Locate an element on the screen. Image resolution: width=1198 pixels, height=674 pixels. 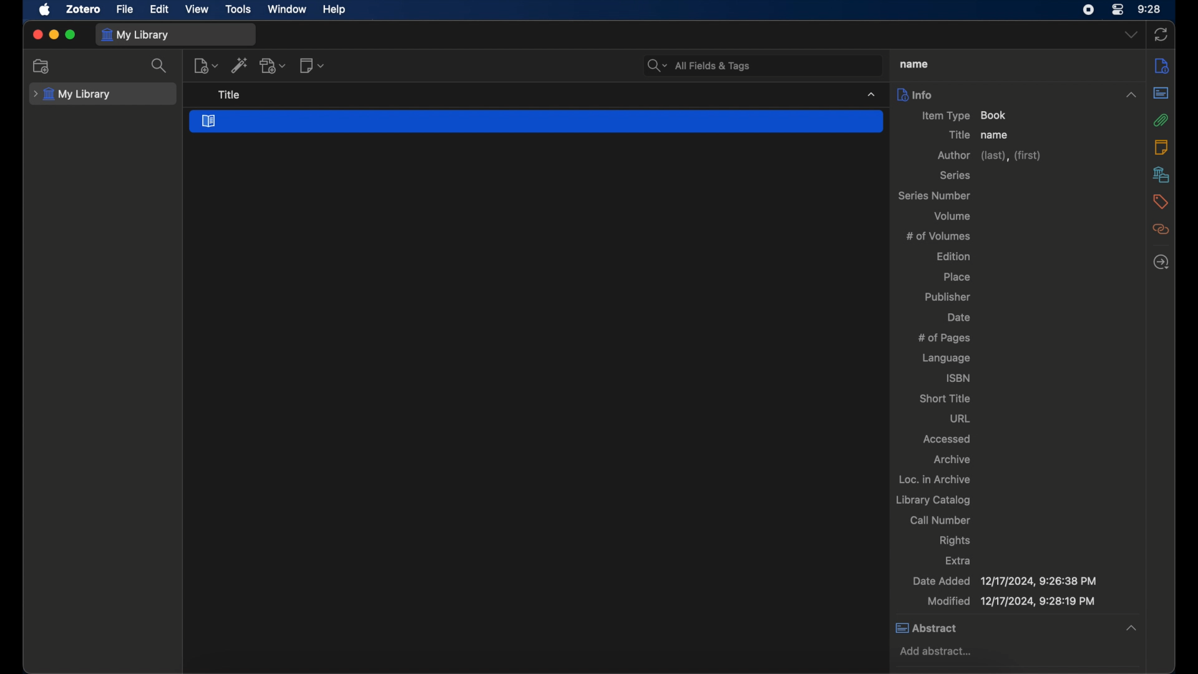
add attachment is located at coordinates (273, 66).